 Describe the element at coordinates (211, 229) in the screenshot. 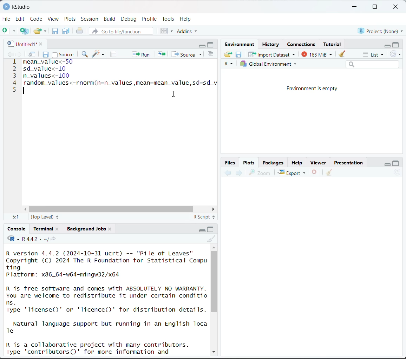

I see `maximize` at that location.